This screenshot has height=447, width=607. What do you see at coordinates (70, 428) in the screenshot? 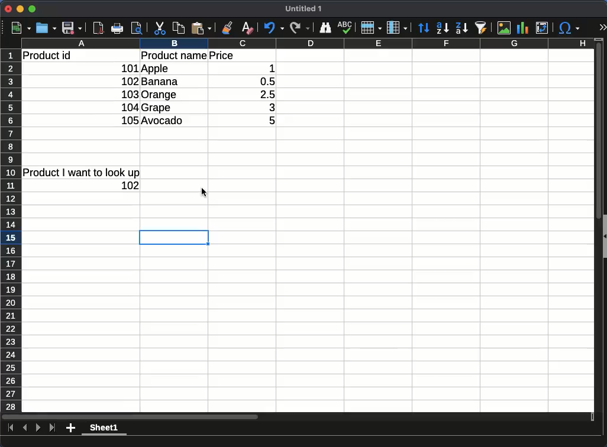
I see `add` at bounding box center [70, 428].